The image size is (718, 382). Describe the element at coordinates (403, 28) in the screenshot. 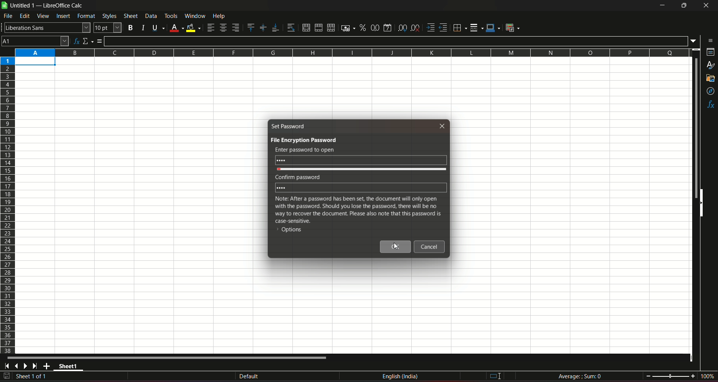

I see `add decimal point` at that location.